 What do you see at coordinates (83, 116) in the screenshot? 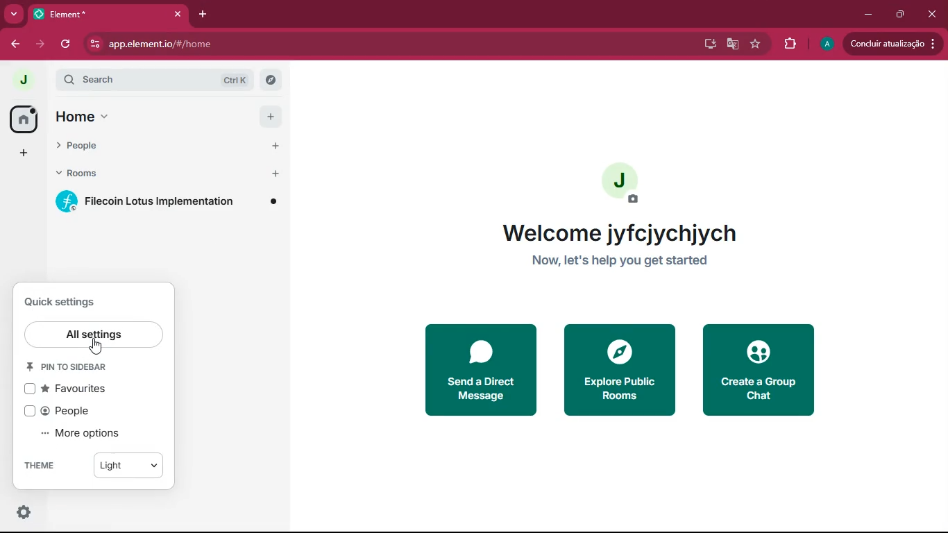
I see `home` at bounding box center [83, 116].